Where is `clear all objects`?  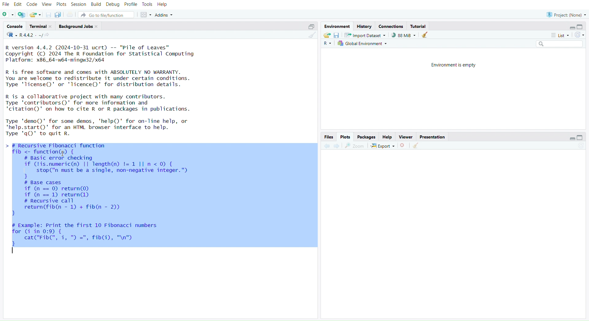 clear all objects is located at coordinates (425, 35).